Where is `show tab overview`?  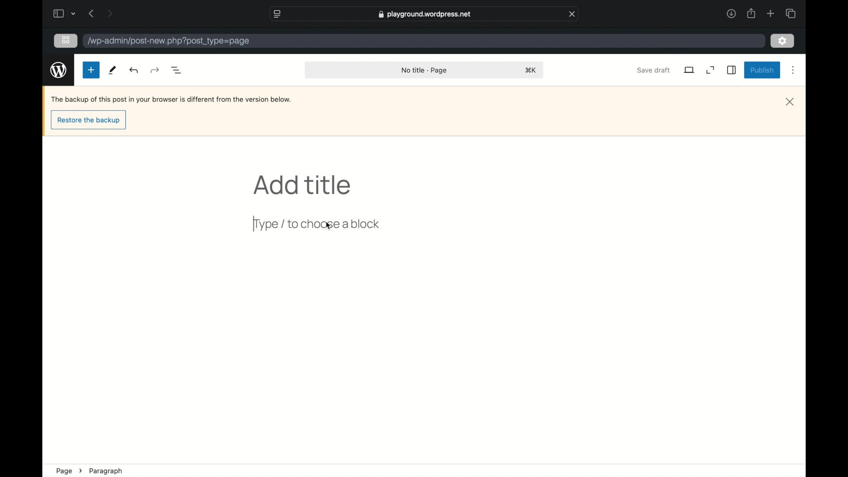
show tab overview is located at coordinates (791, 13).